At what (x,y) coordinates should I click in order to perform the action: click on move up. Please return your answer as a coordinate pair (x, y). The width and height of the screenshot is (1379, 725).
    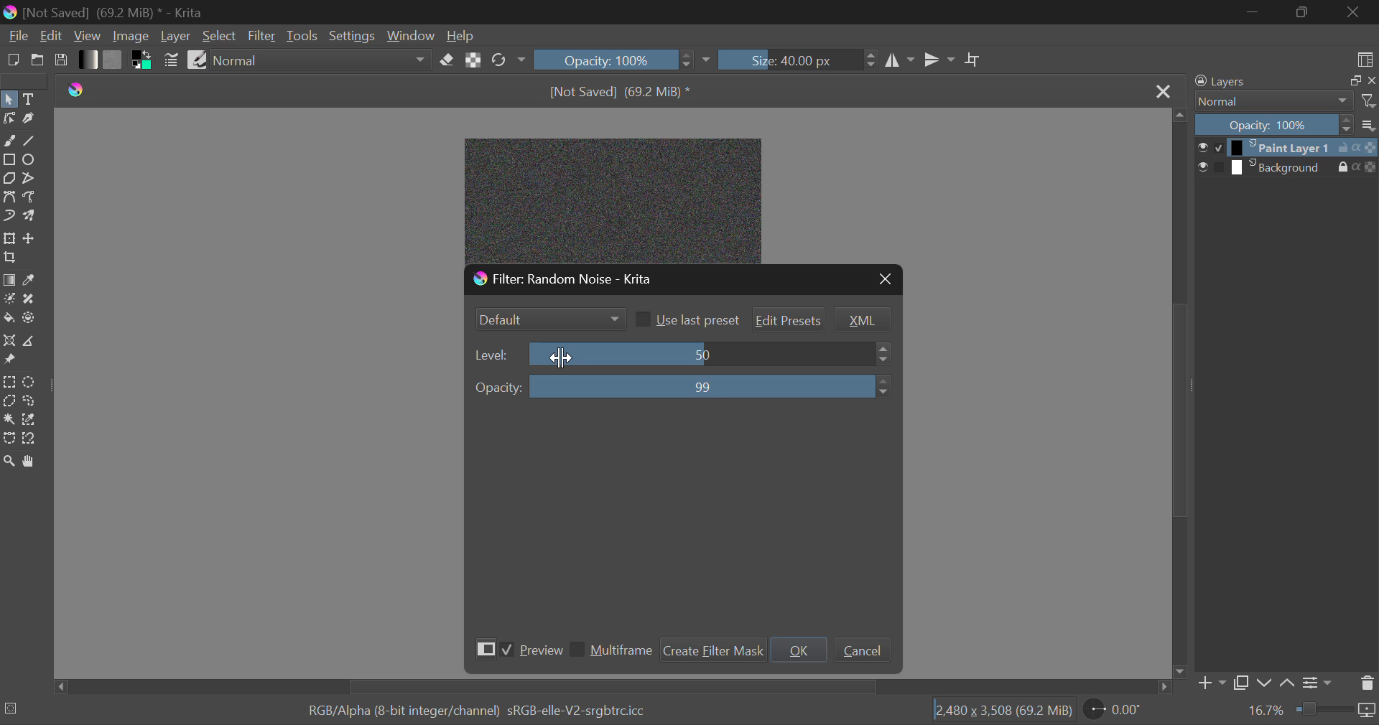
    Looking at the image, I should click on (1179, 114).